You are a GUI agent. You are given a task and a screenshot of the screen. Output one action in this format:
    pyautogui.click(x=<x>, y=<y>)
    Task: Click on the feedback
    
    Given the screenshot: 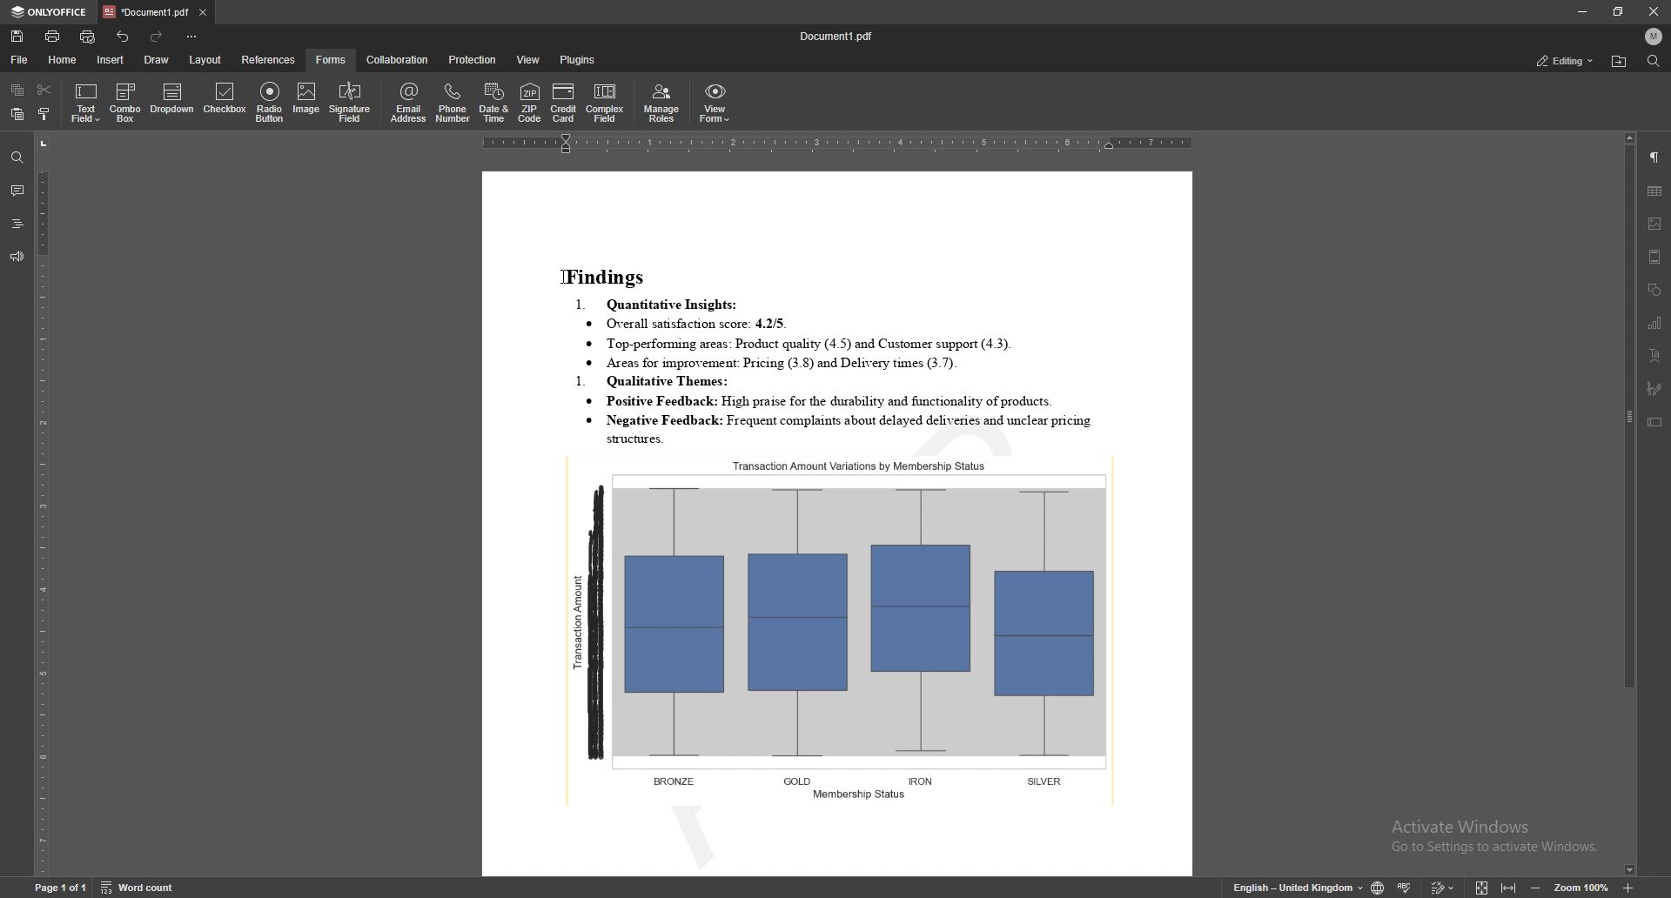 What is the action you would take?
    pyautogui.click(x=15, y=258)
    